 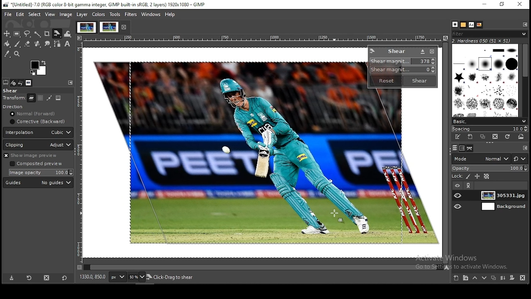 I want to click on guide, so click(x=38, y=183).